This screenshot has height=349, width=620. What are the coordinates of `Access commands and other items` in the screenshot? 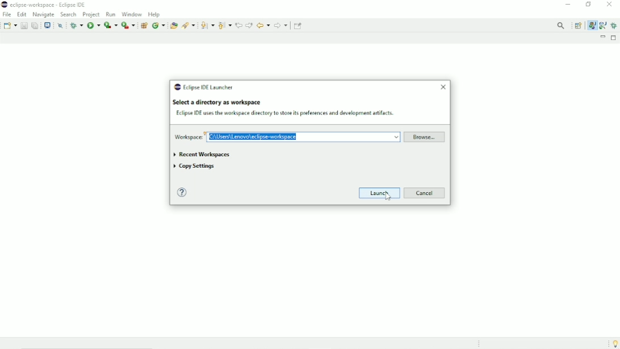 It's located at (562, 26).